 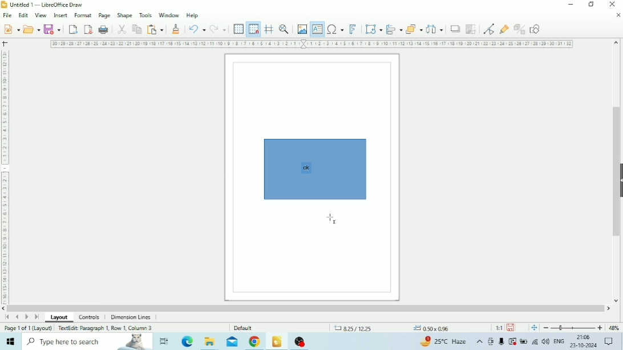 I want to click on Save, so click(x=52, y=30).